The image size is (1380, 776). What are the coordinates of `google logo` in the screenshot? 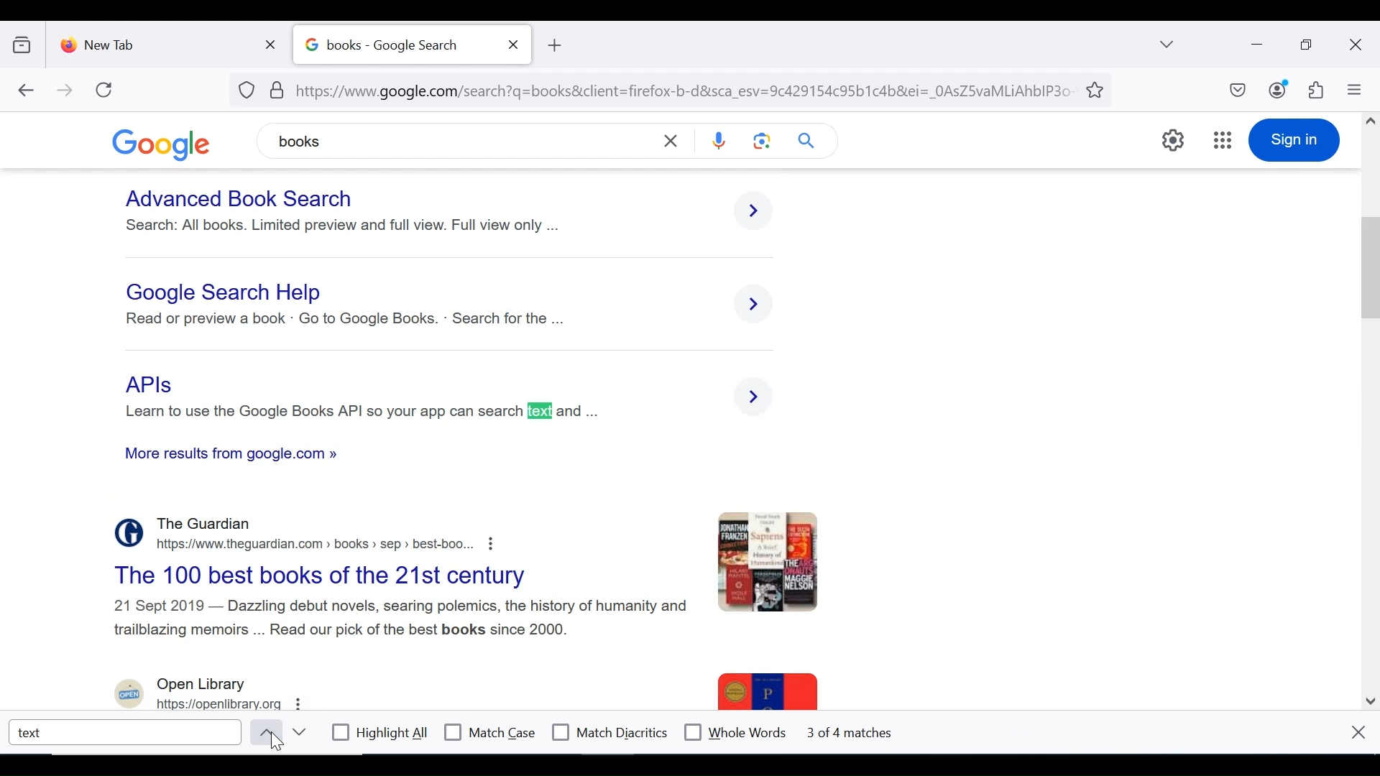 It's located at (172, 144).